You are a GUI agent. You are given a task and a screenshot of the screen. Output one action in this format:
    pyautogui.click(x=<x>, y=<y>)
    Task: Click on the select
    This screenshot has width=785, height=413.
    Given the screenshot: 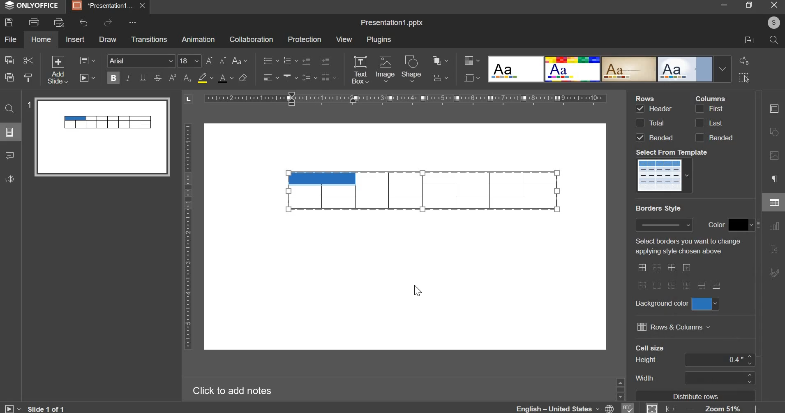 What is the action you would take?
    pyautogui.click(x=744, y=79)
    